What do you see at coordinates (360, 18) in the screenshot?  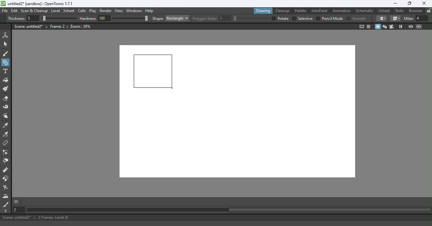 I see `smooth` at bounding box center [360, 18].